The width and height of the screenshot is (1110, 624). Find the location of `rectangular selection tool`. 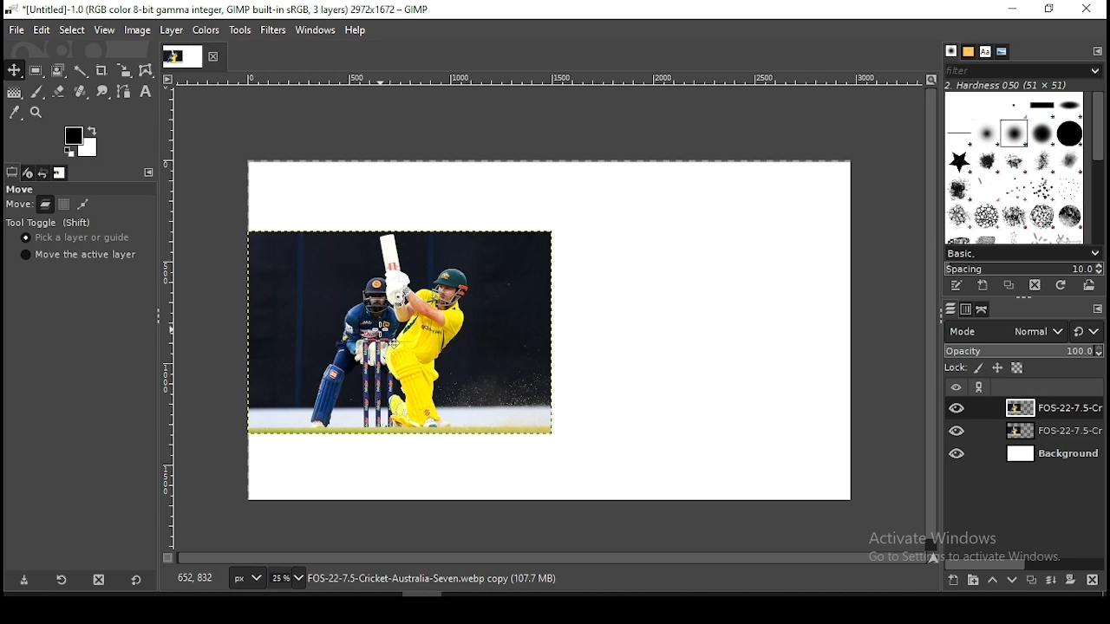

rectangular selection tool is located at coordinates (35, 70).